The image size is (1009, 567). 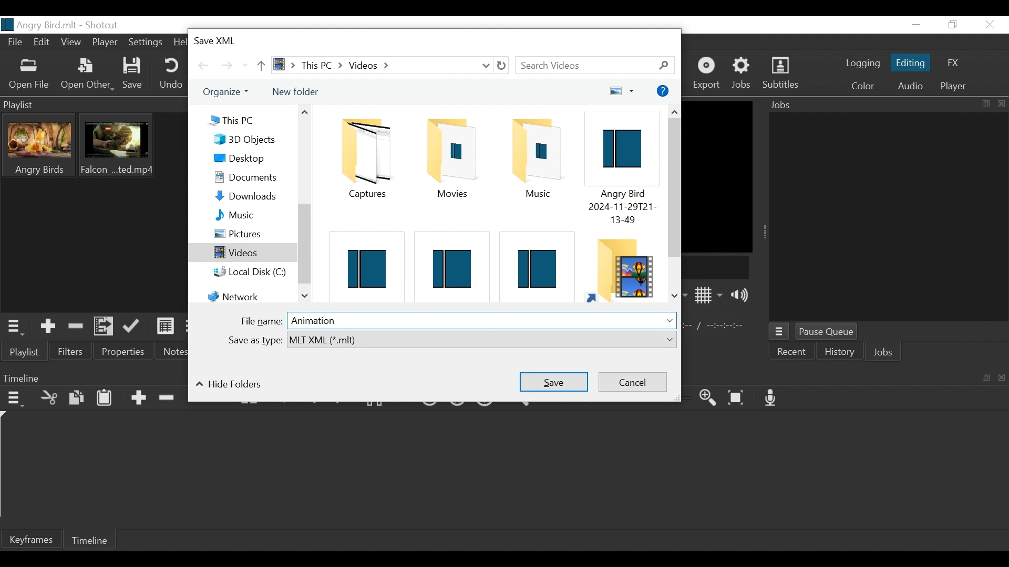 What do you see at coordinates (251, 176) in the screenshot?
I see `Documents` at bounding box center [251, 176].